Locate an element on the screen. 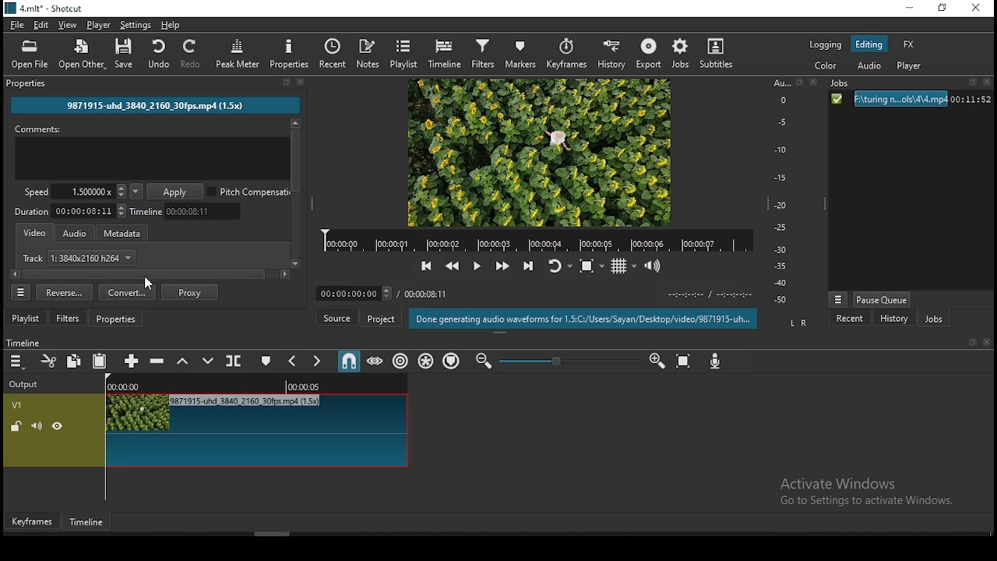 This screenshot has width=997, height=561. lift is located at coordinates (183, 362).